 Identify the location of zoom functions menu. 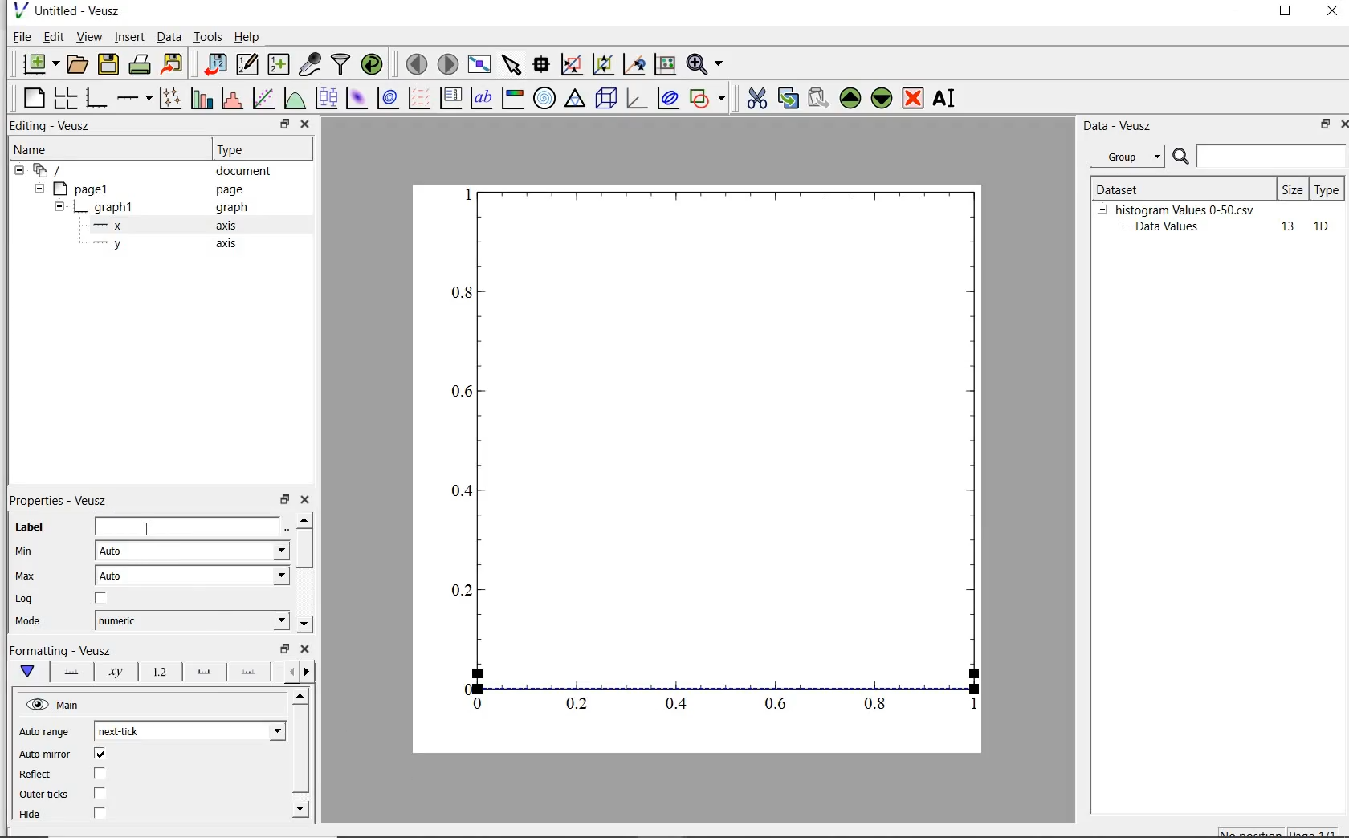
(705, 64).